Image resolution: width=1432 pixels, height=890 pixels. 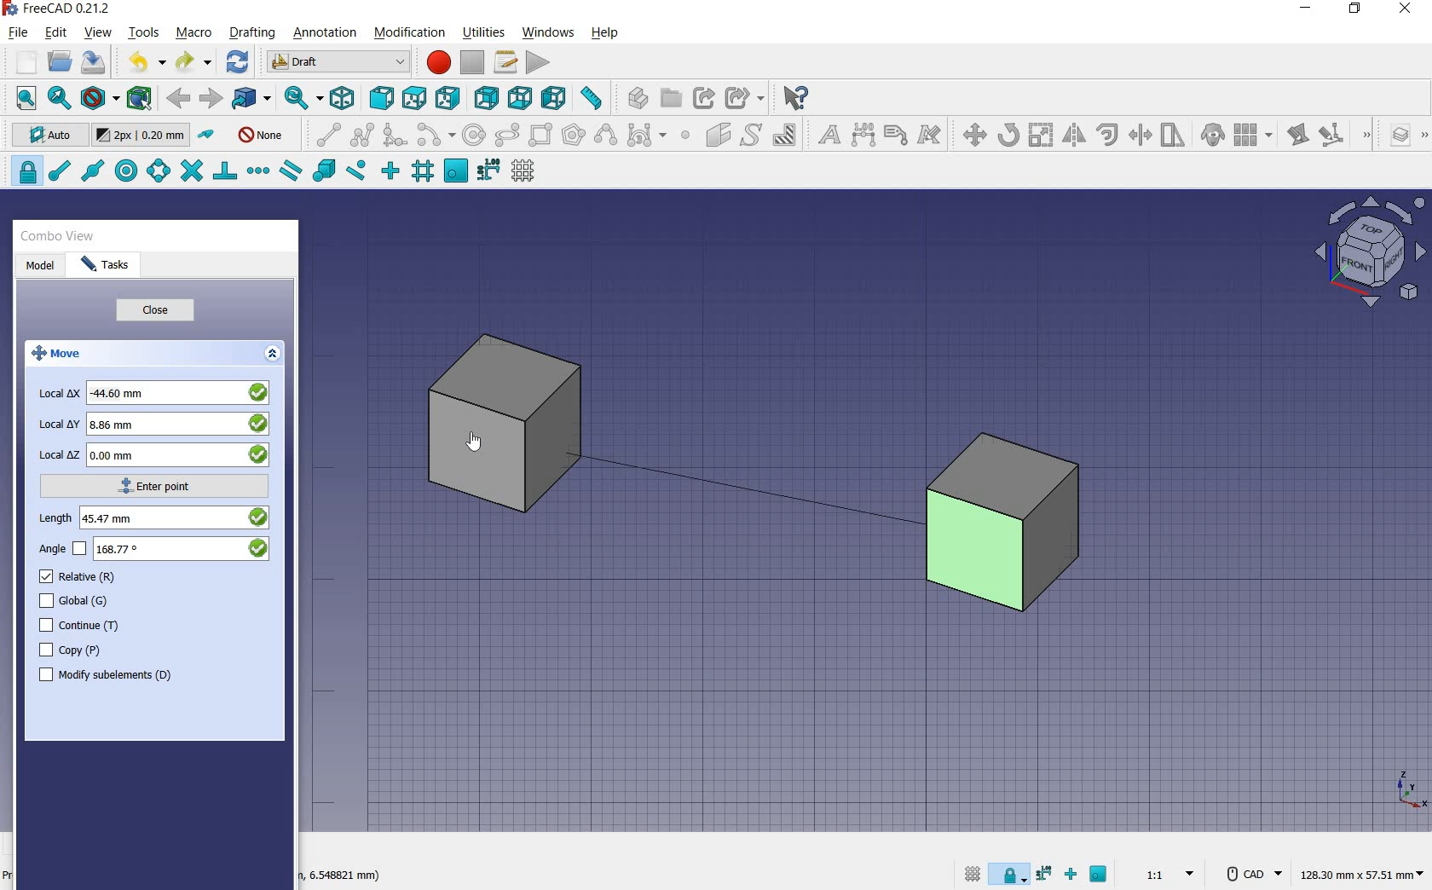 I want to click on local y, so click(x=156, y=423).